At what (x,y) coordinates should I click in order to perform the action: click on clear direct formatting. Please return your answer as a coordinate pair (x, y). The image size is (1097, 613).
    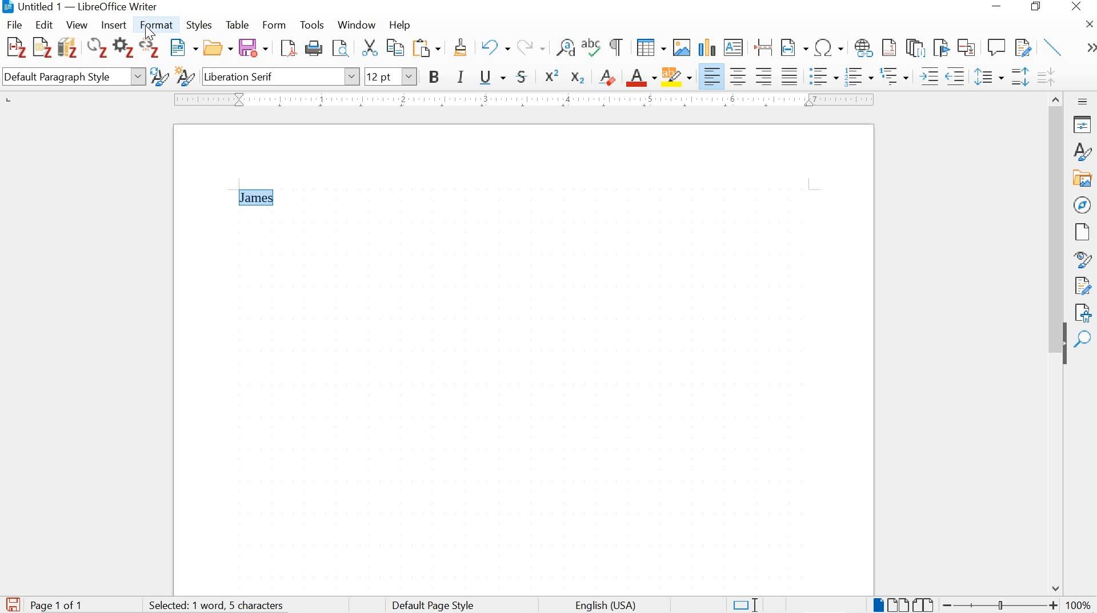
    Looking at the image, I should click on (608, 76).